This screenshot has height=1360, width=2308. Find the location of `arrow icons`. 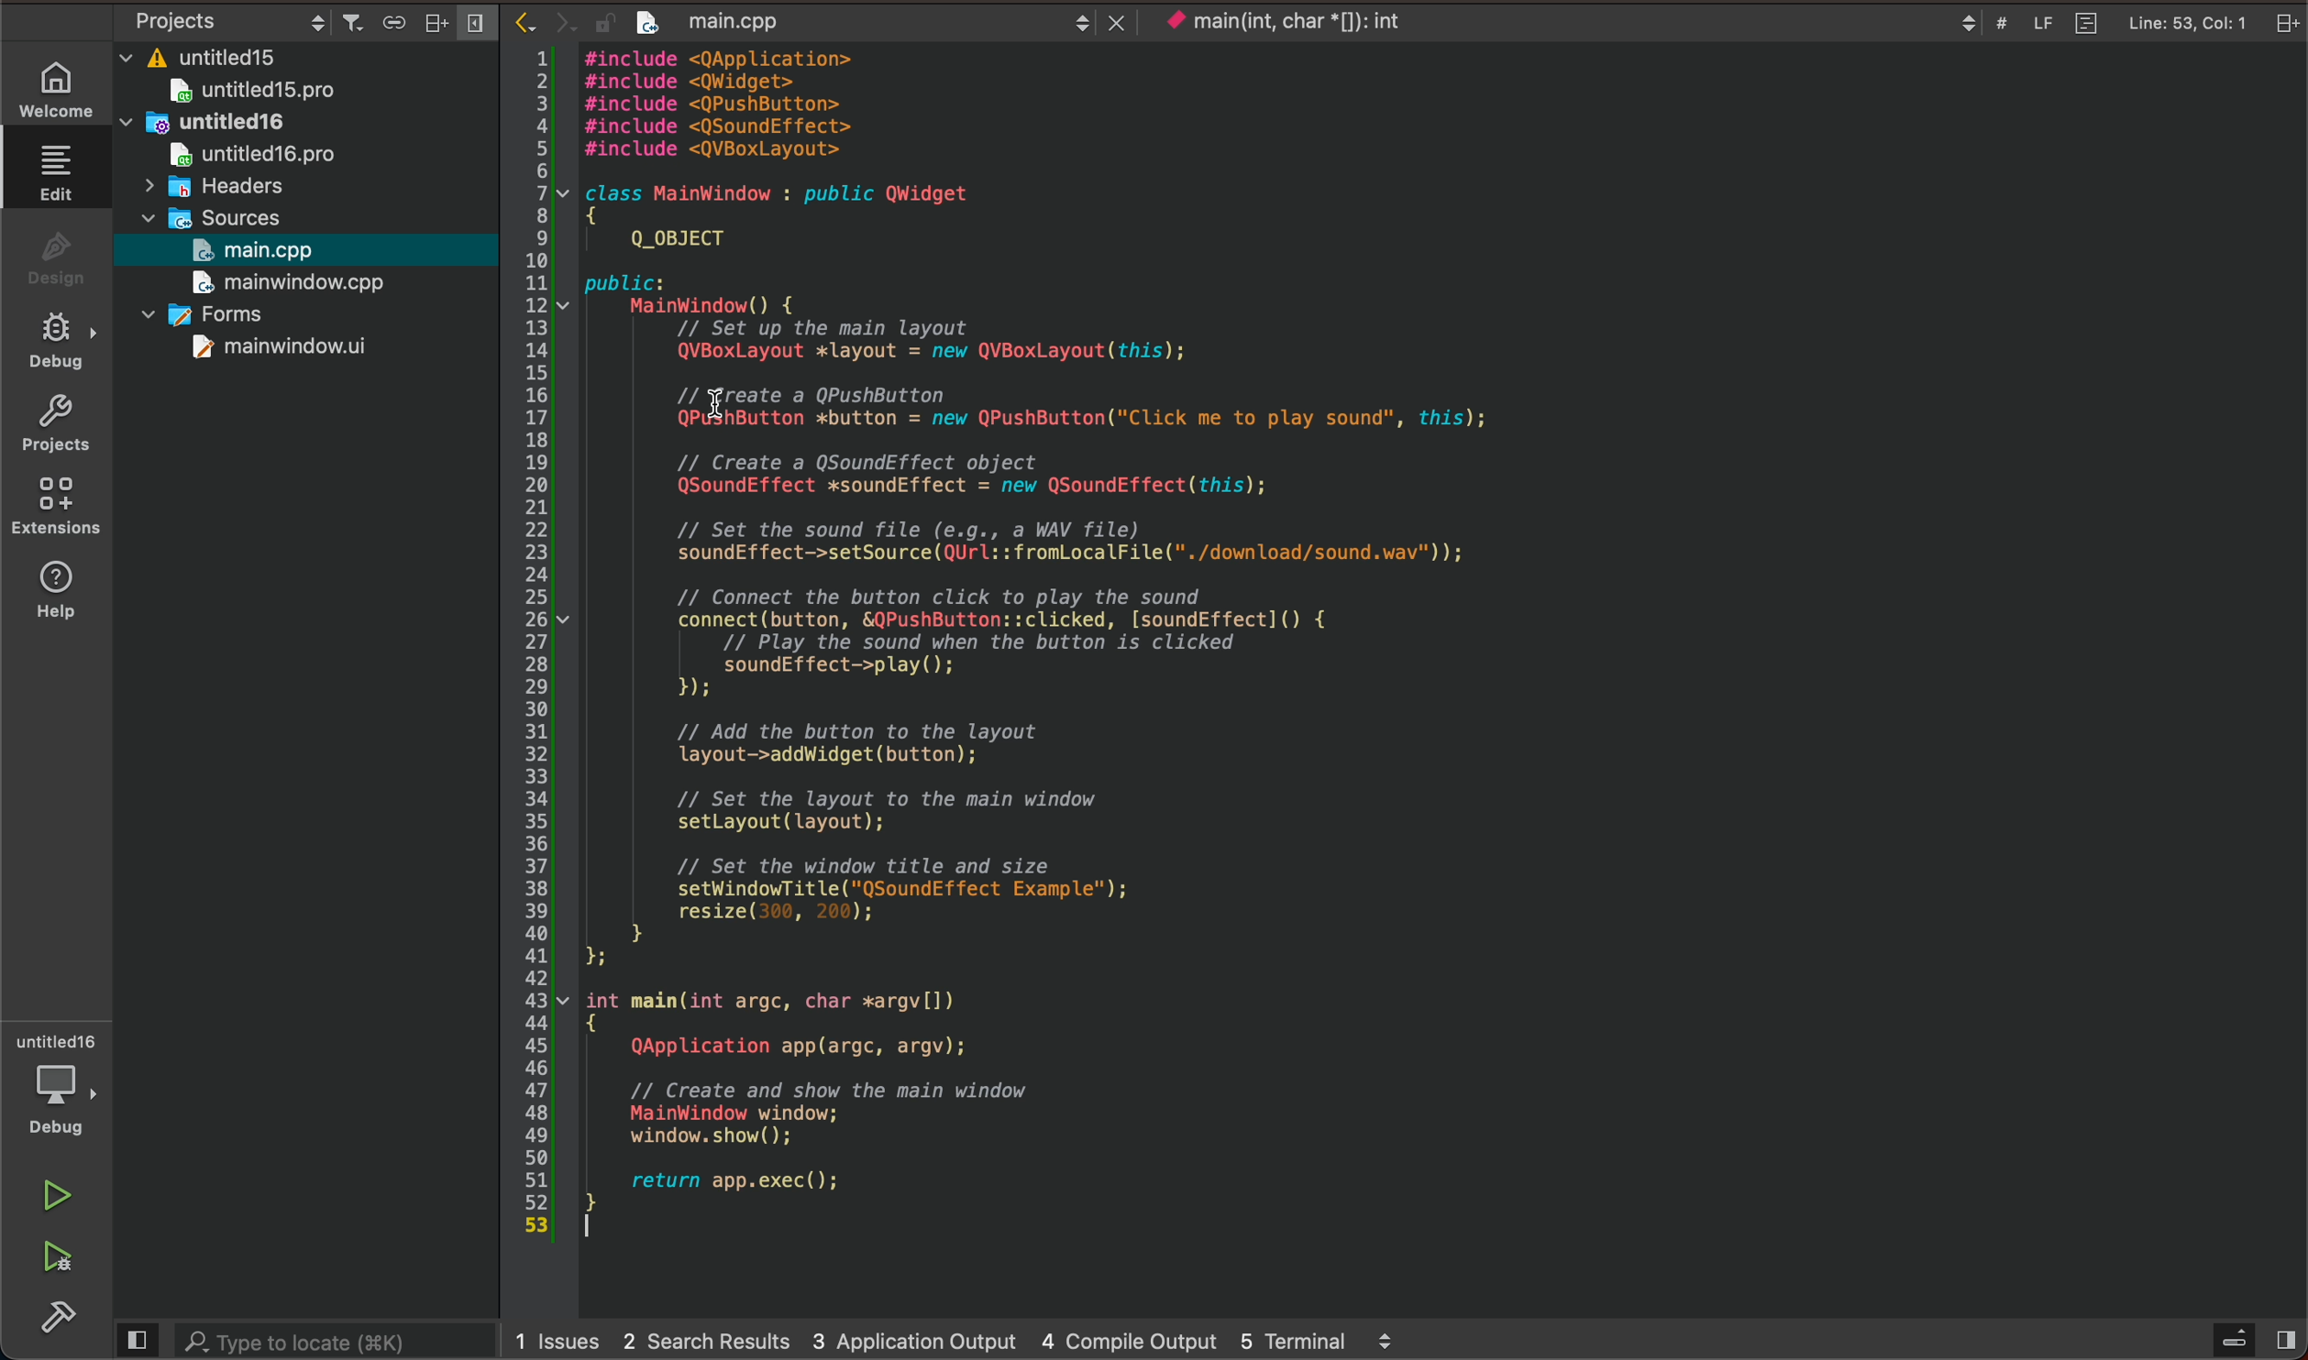

arrow icons is located at coordinates (546, 21).